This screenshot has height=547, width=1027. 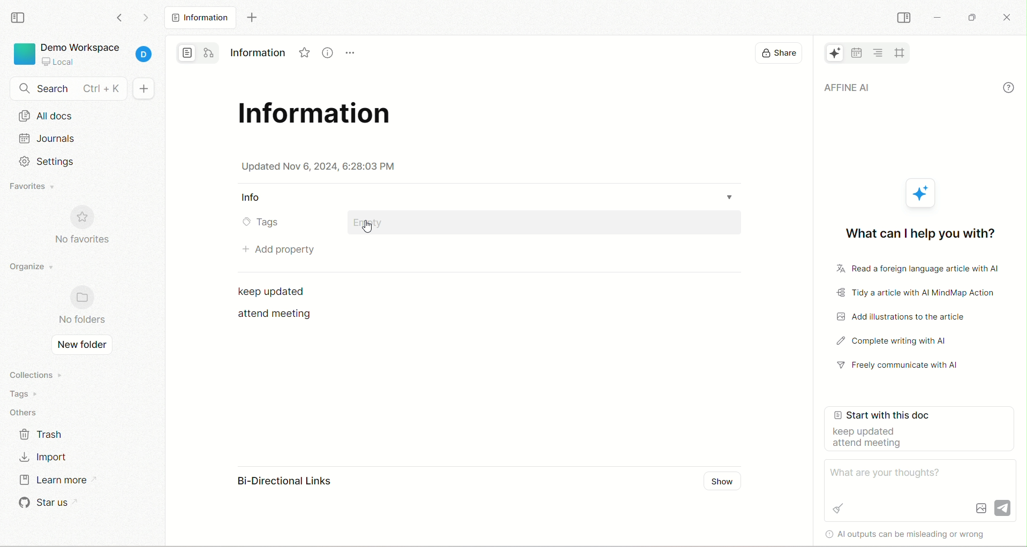 I want to click on Image, so click(x=980, y=508).